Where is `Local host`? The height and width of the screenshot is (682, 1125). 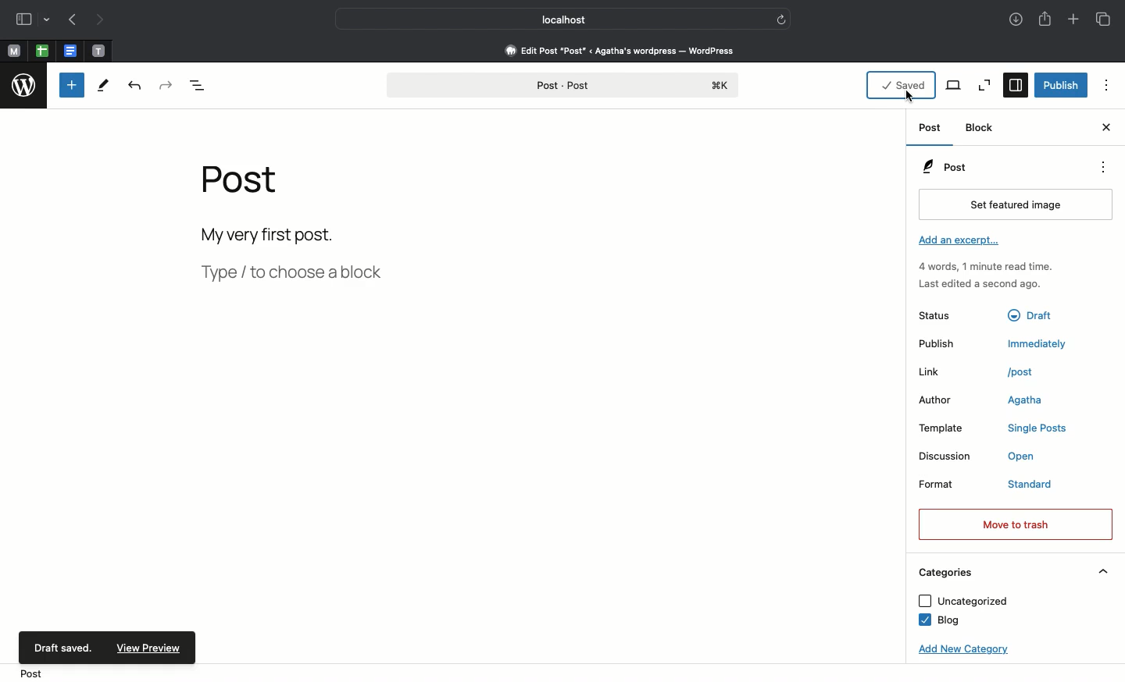 Local host is located at coordinates (553, 19).